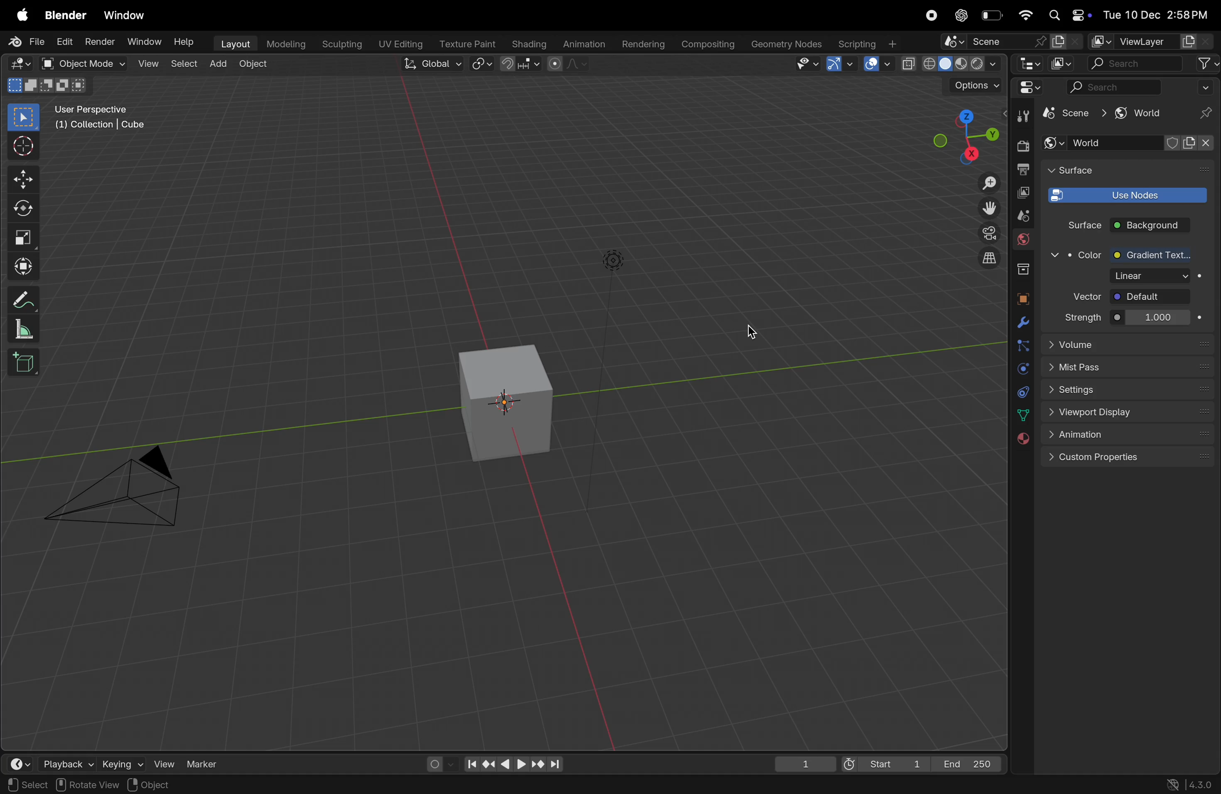  I want to click on default, so click(1148, 297).